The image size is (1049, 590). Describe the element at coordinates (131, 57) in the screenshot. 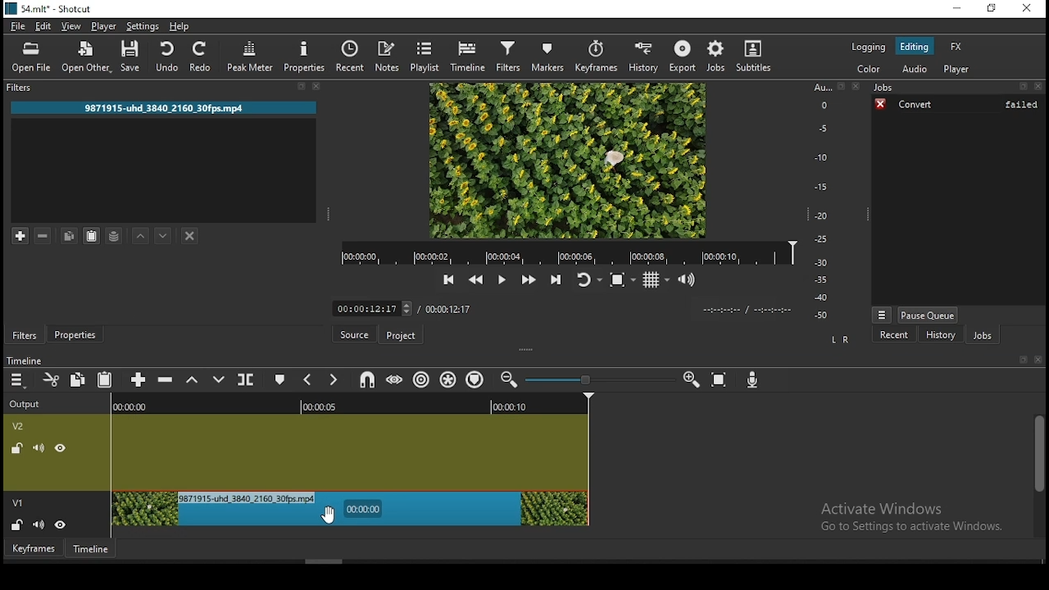

I see `save` at that location.